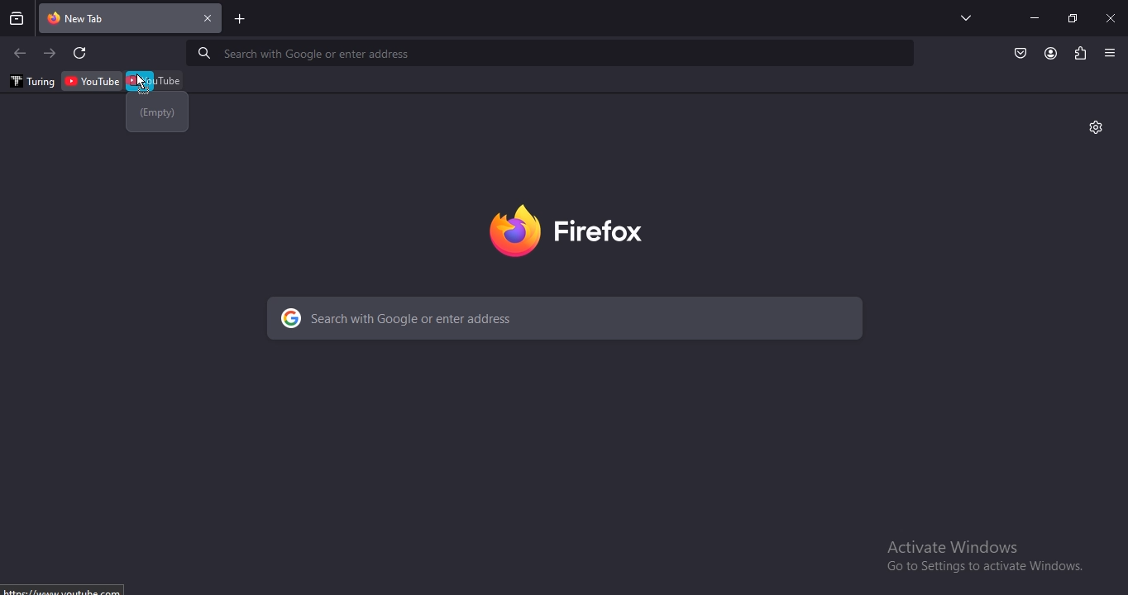 The height and width of the screenshot is (595, 1128). What do you see at coordinates (565, 228) in the screenshot?
I see `firebox` at bounding box center [565, 228].